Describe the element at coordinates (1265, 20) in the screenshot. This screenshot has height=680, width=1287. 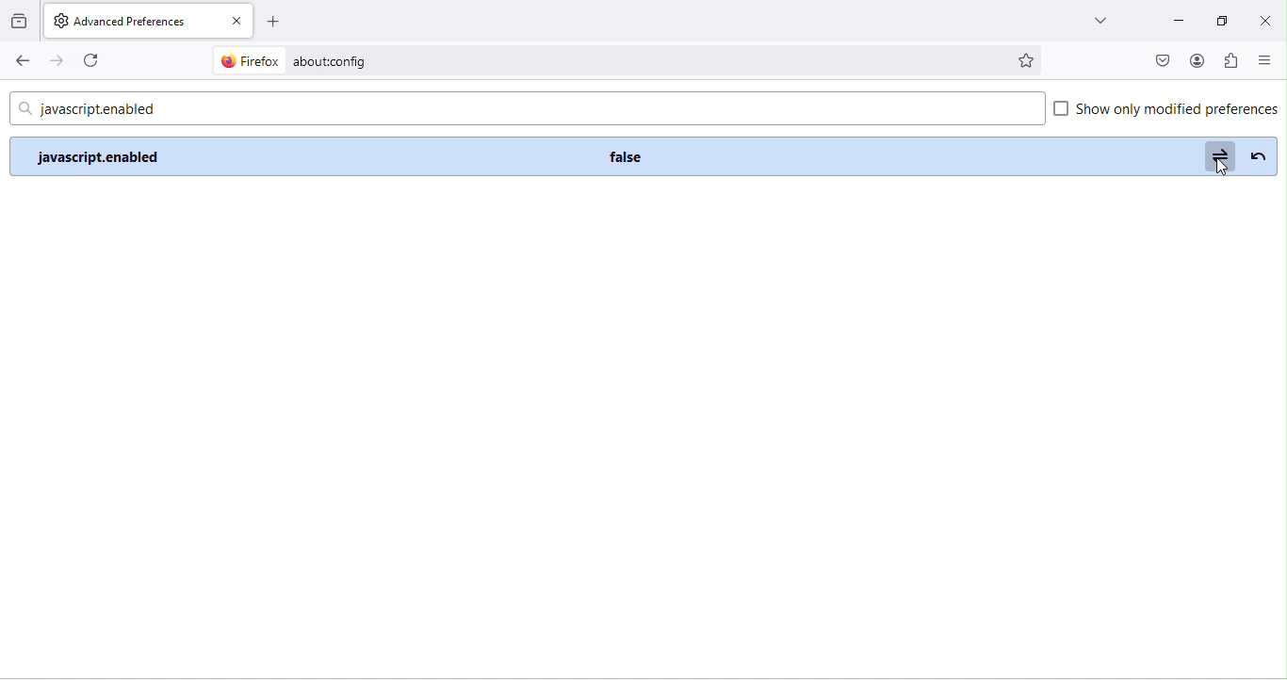
I see `close` at that location.